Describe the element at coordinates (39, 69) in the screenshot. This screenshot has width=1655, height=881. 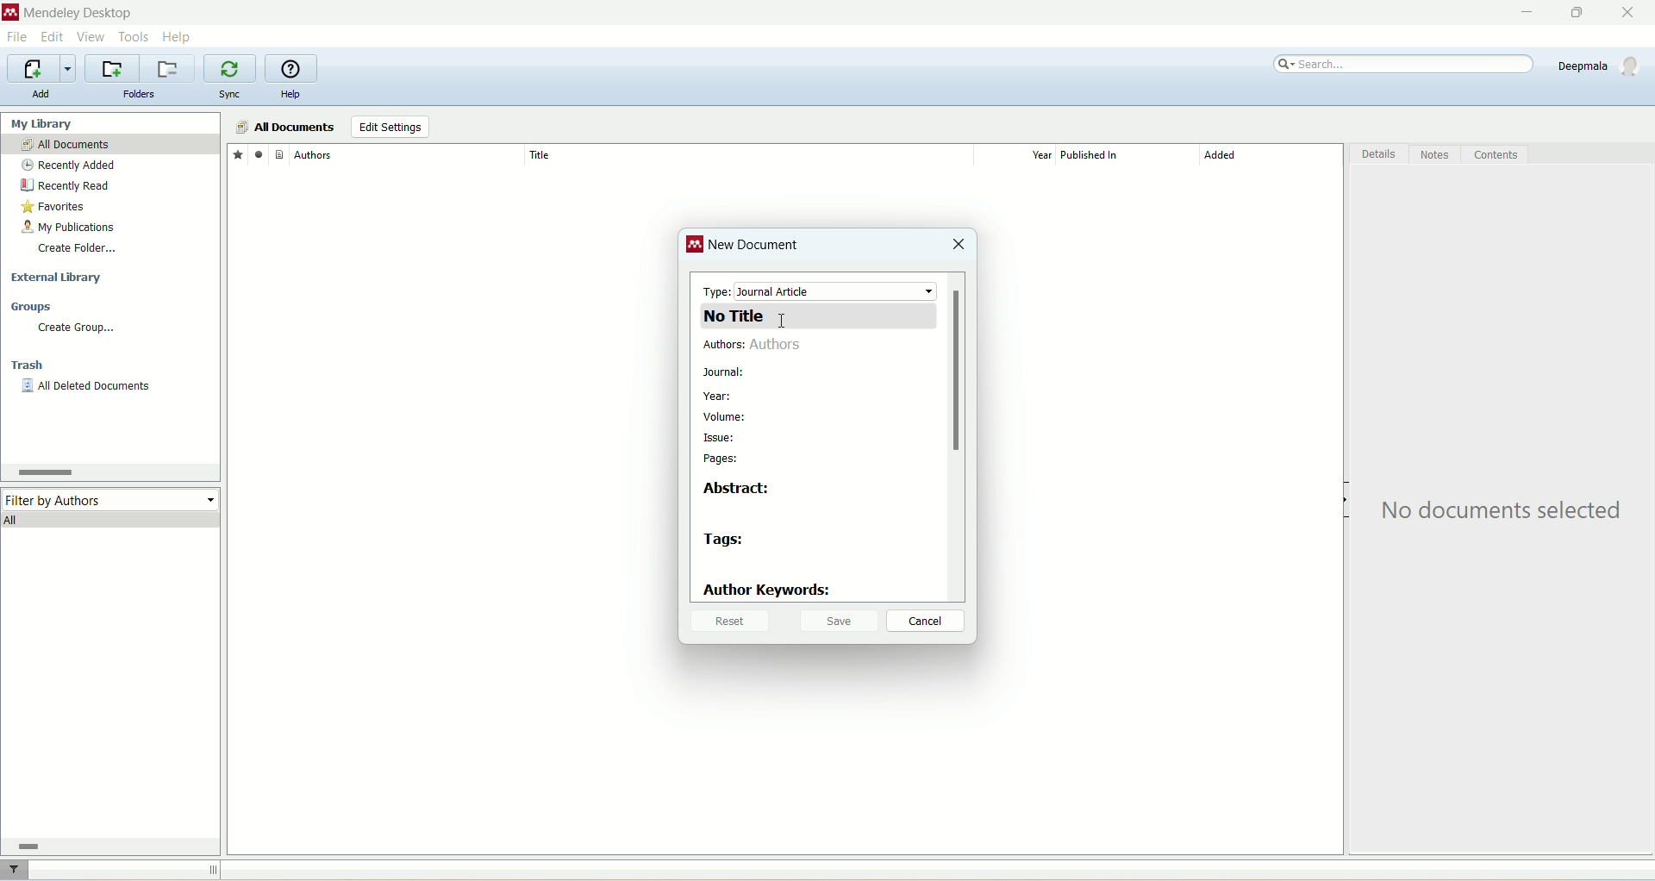
I see `import` at that location.